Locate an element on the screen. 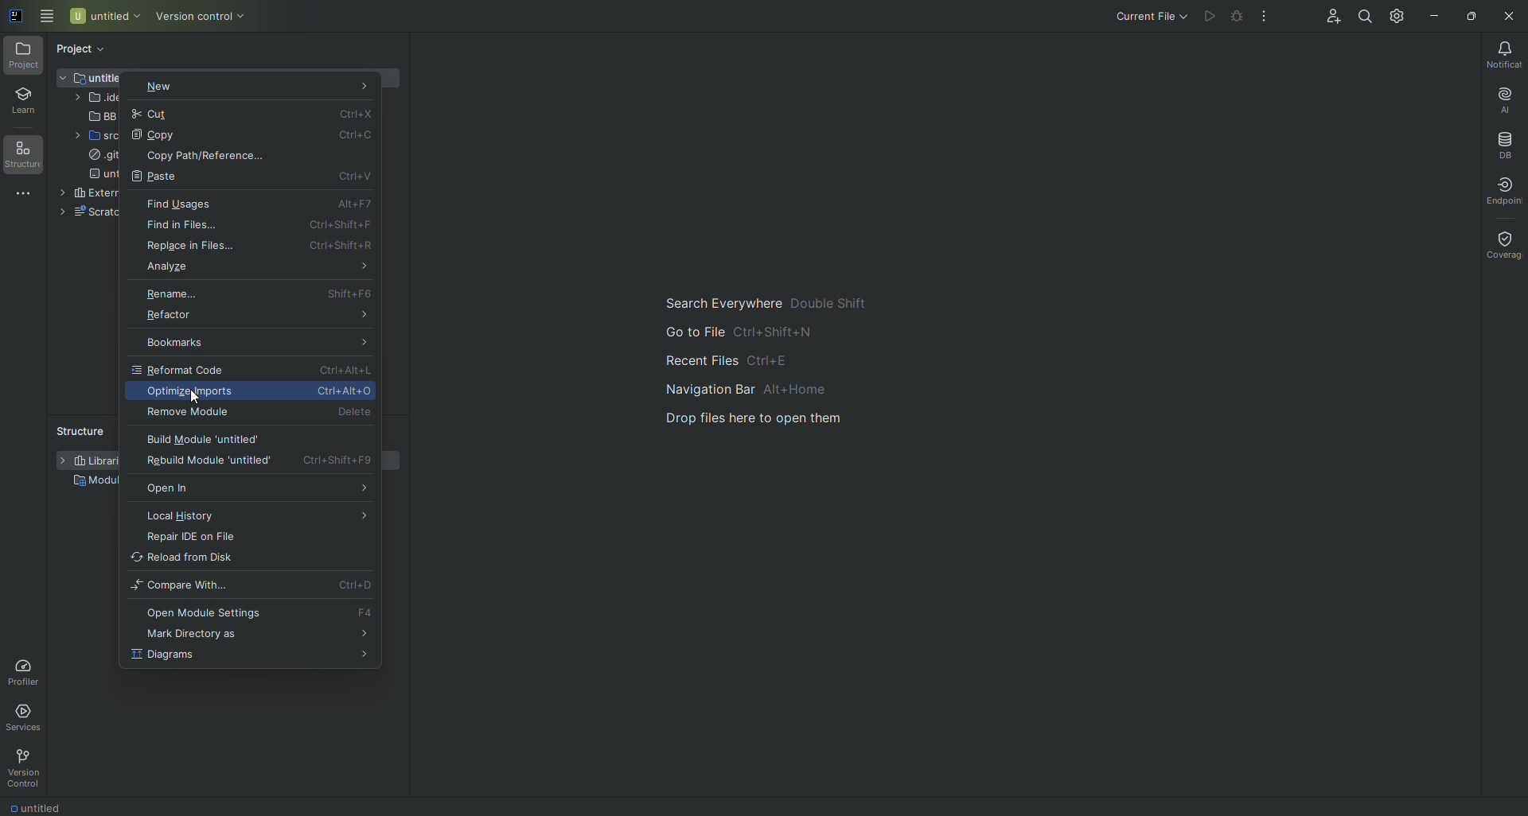 The height and width of the screenshot is (816, 1528). Database is located at coordinates (1499, 146).